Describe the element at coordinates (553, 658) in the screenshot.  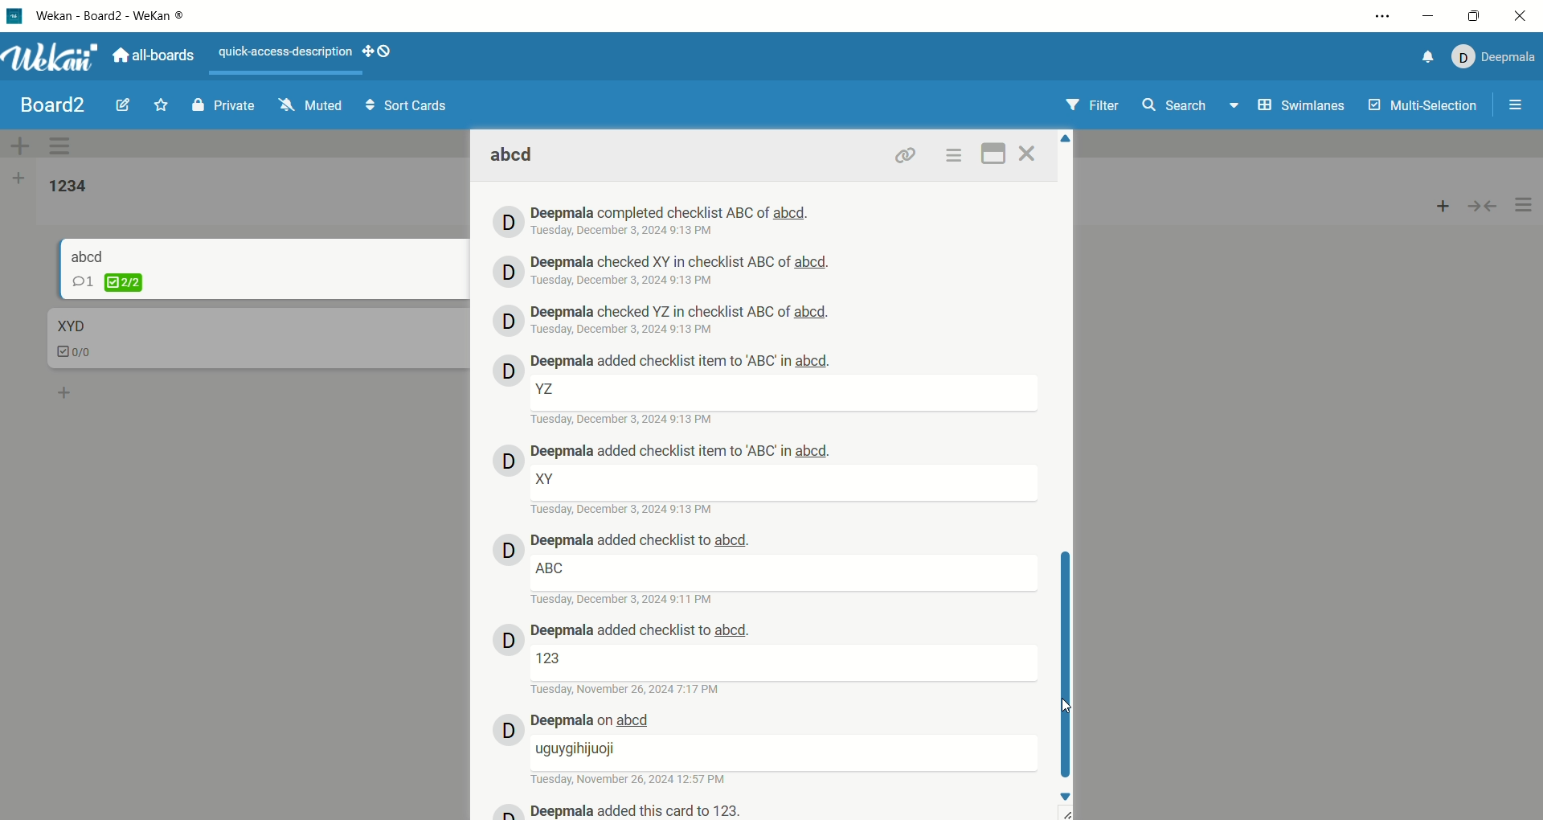
I see `text` at that location.